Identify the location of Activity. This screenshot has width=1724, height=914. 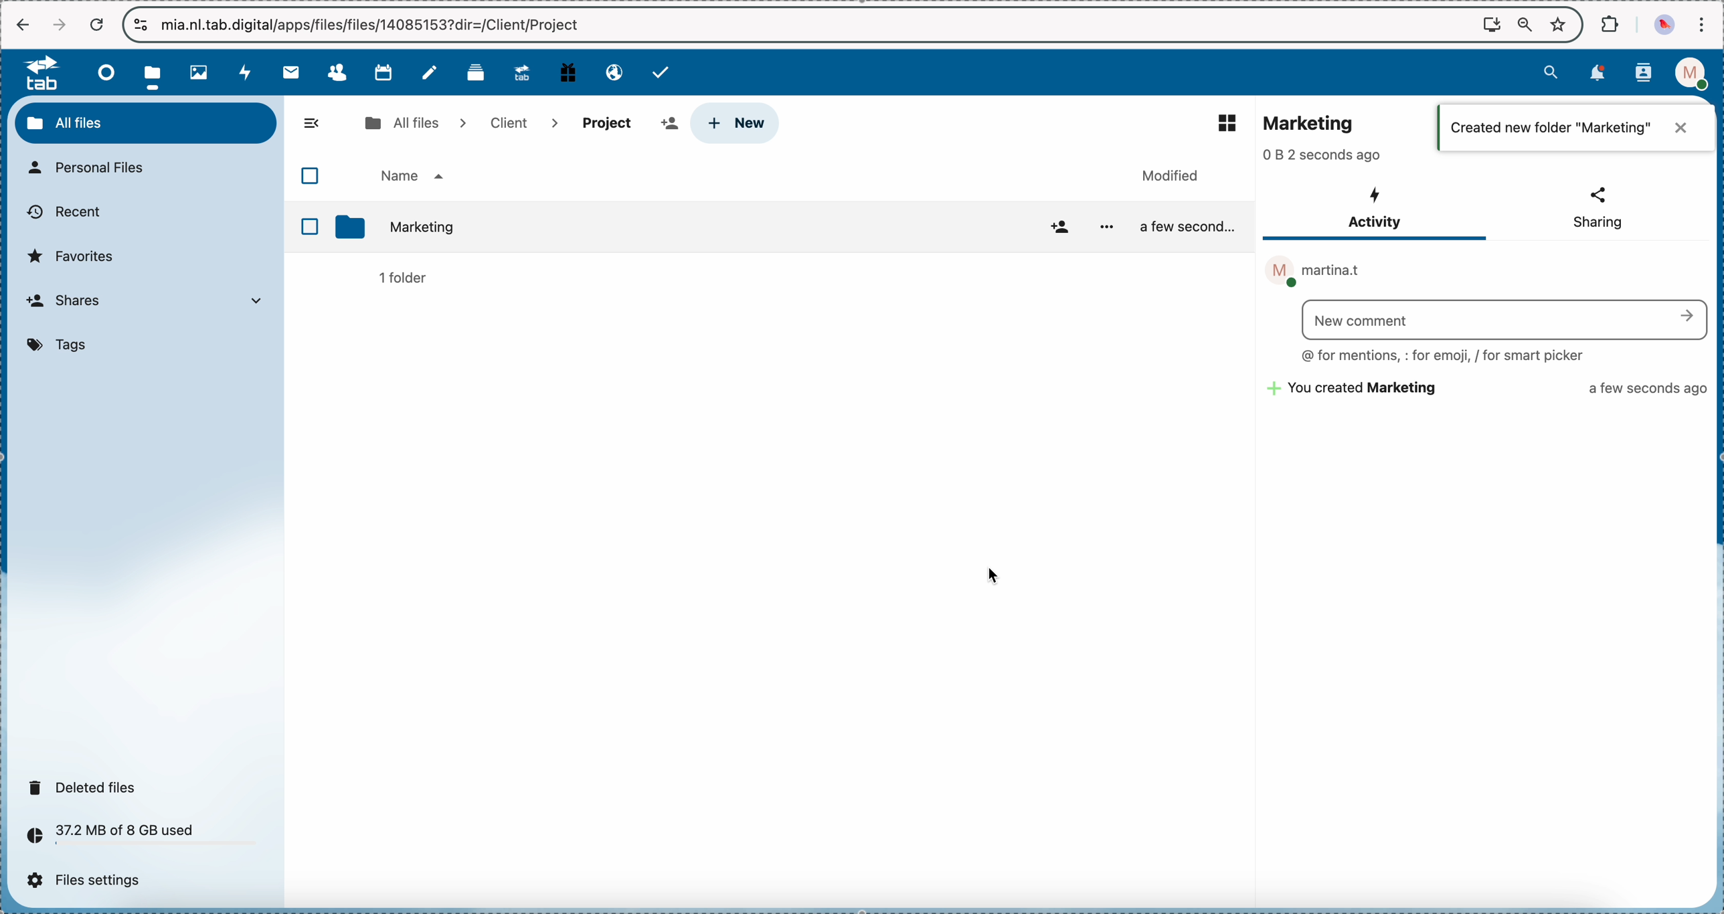
(1379, 211).